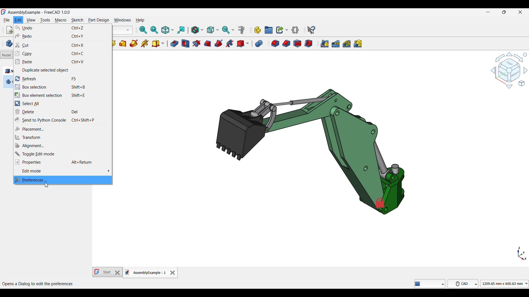  Describe the element at coordinates (107, 272) in the screenshot. I see `Start` at that location.